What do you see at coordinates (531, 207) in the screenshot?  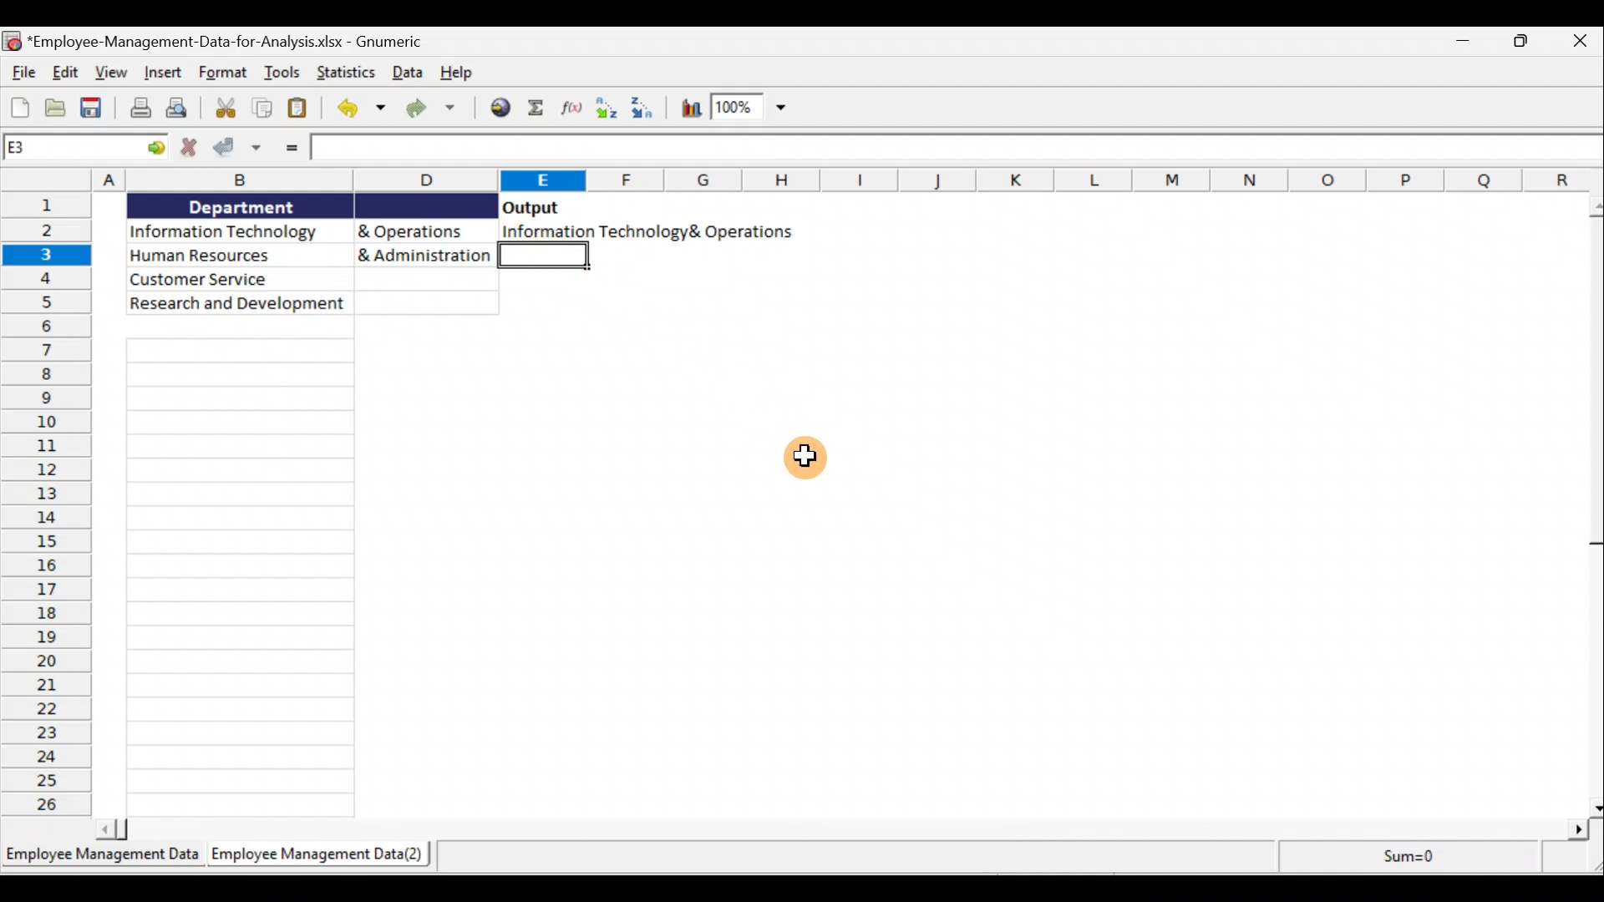 I see `output` at bounding box center [531, 207].